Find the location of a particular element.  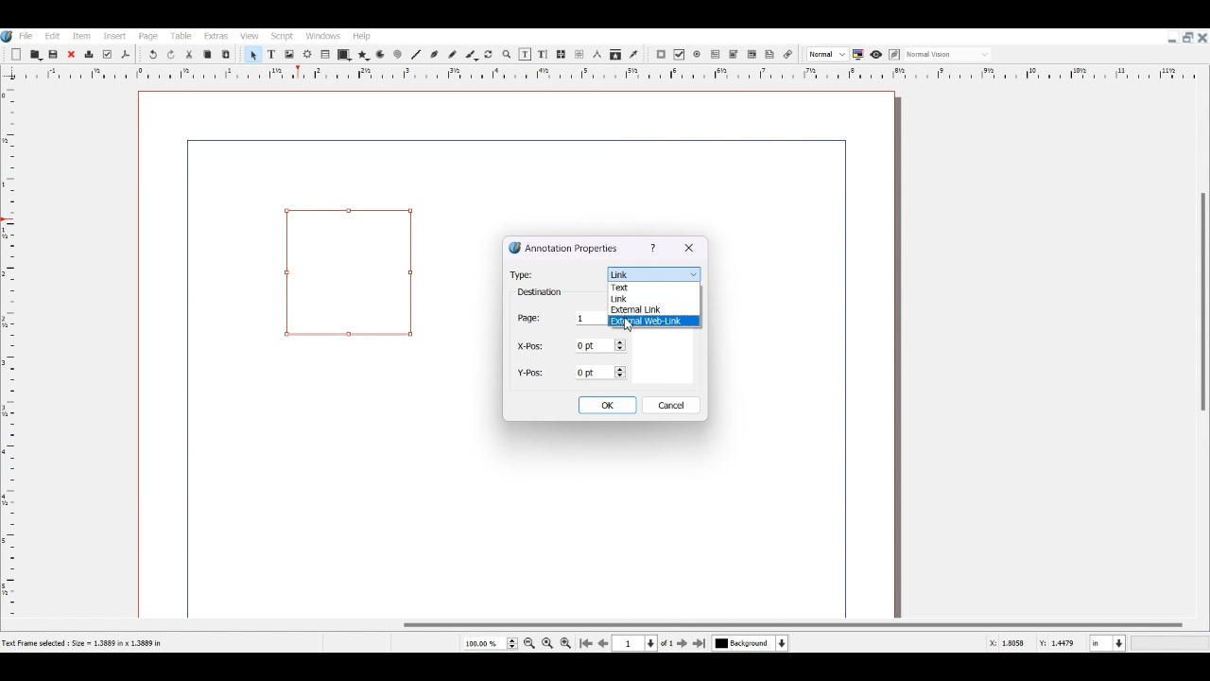

Undo is located at coordinates (152, 55).